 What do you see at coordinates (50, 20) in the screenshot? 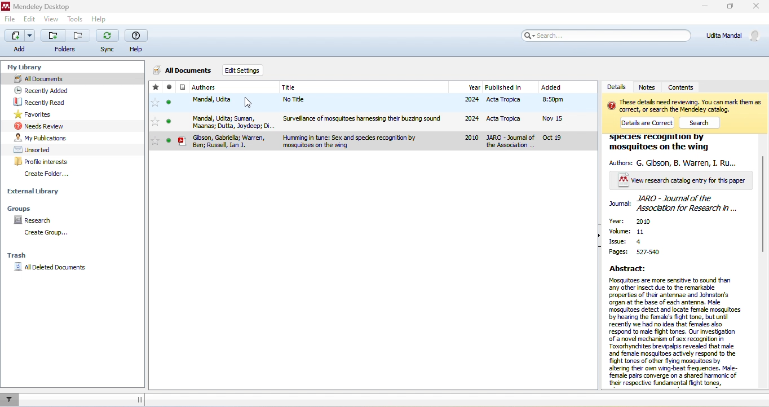
I see `view` at bounding box center [50, 20].